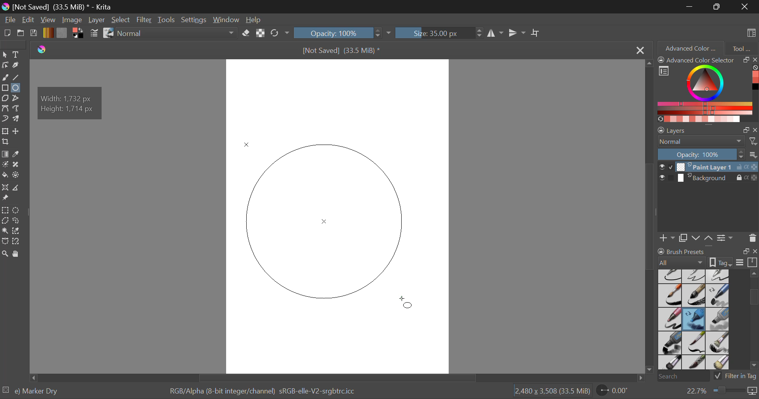  Describe the element at coordinates (34, 34) in the screenshot. I see `Save` at that location.